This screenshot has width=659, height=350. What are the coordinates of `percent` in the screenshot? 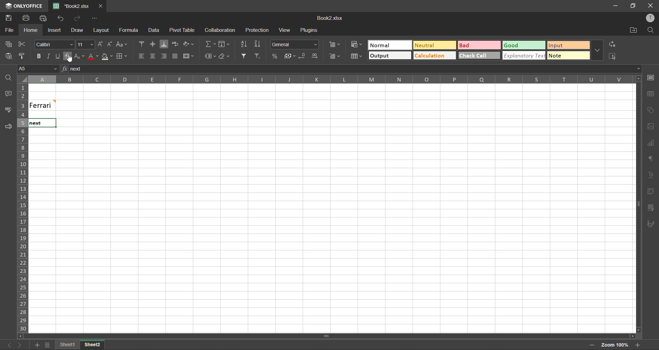 It's located at (276, 57).